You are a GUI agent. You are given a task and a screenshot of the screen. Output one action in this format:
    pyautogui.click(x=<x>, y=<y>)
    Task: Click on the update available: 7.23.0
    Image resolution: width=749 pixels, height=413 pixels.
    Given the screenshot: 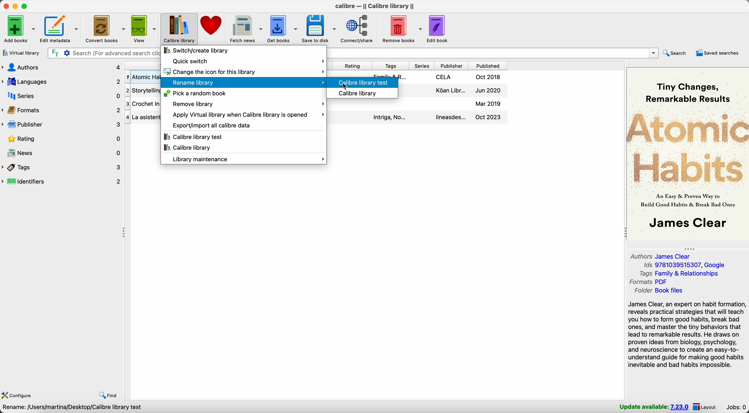 What is the action you would take?
    pyautogui.click(x=653, y=407)
    